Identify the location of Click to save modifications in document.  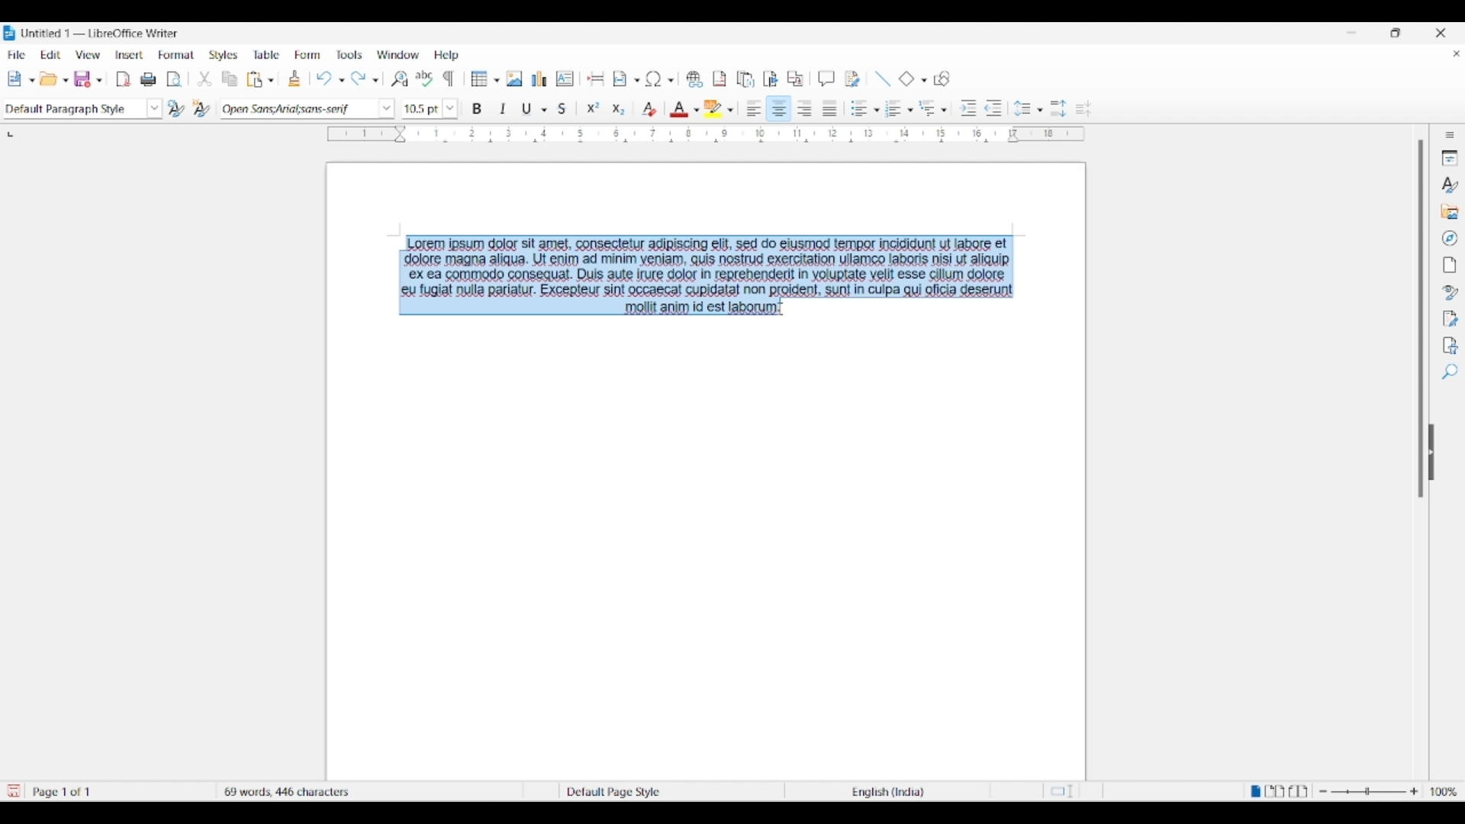
(12, 791).